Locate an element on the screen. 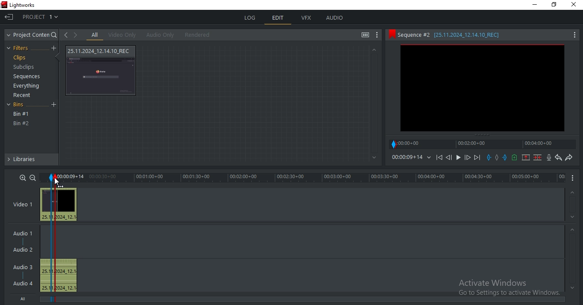  libraries is located at coordinates (31, 161).